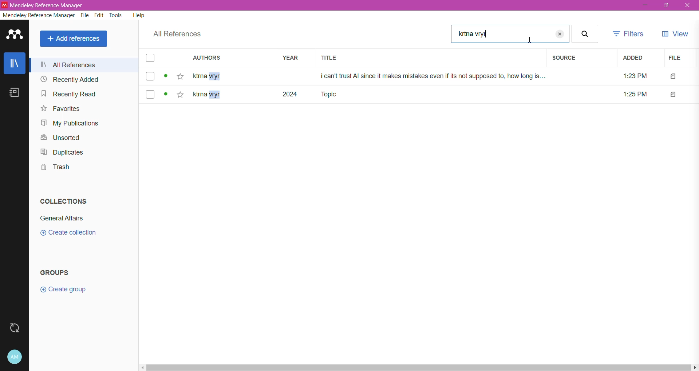  What do you see at coordinates (688, 6) in the screenshot?
I see `Close` at bounding box center [688, 6].